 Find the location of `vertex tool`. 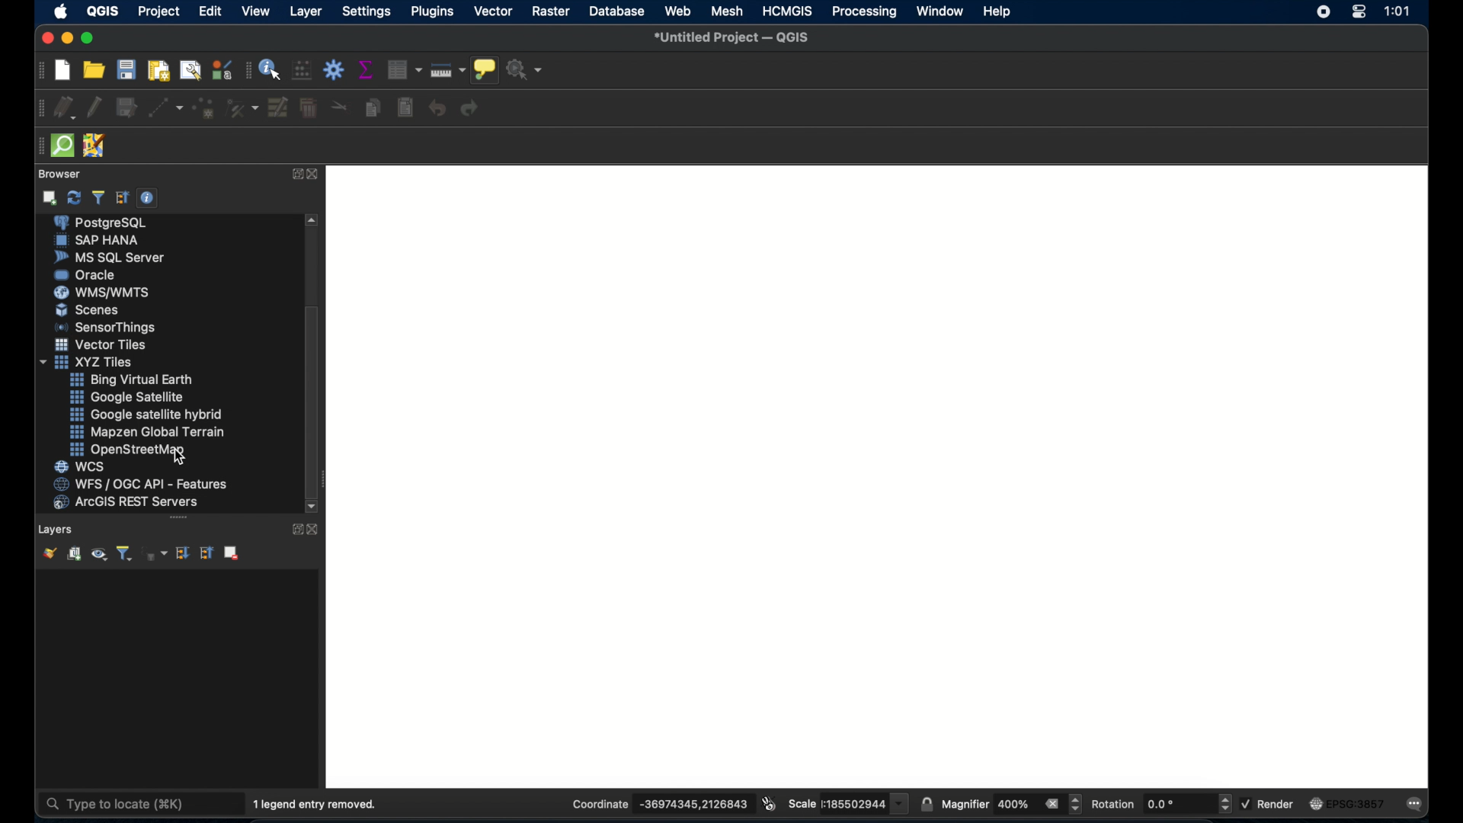

vertex tool is located at coordinates (242, 107).